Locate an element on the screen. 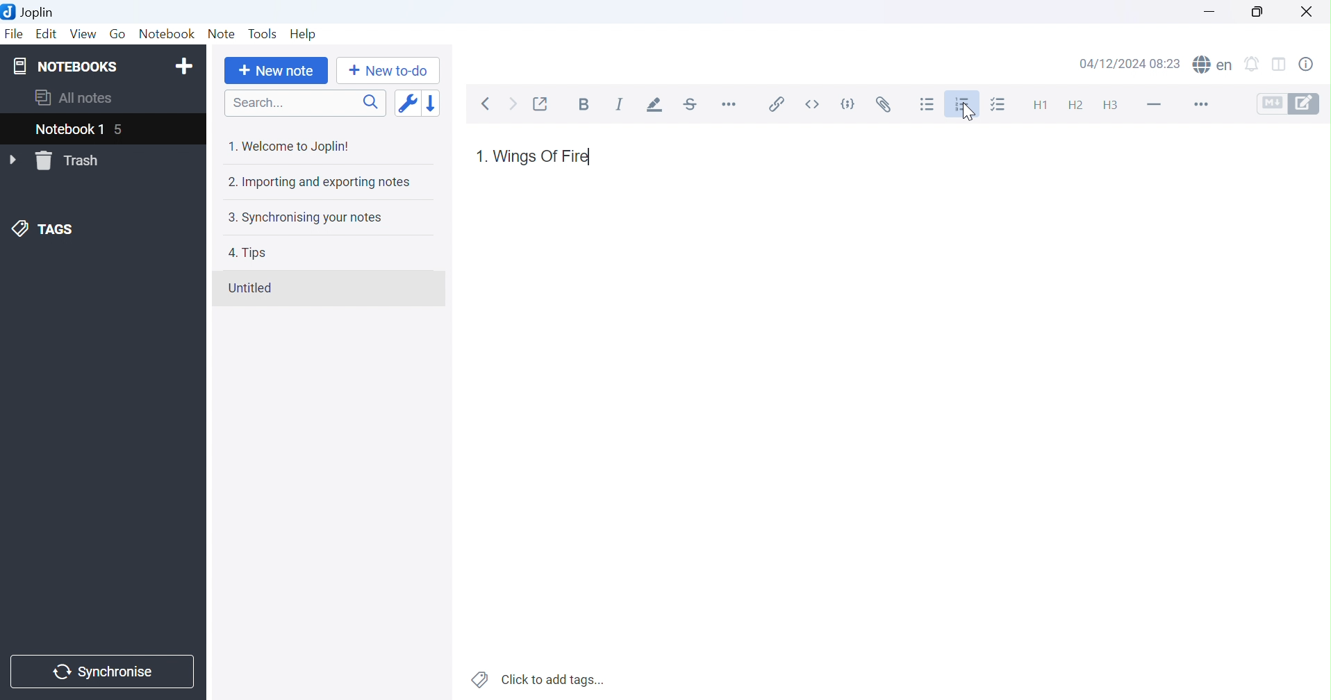  Checkbox list is located at coordinates (1002, 104).